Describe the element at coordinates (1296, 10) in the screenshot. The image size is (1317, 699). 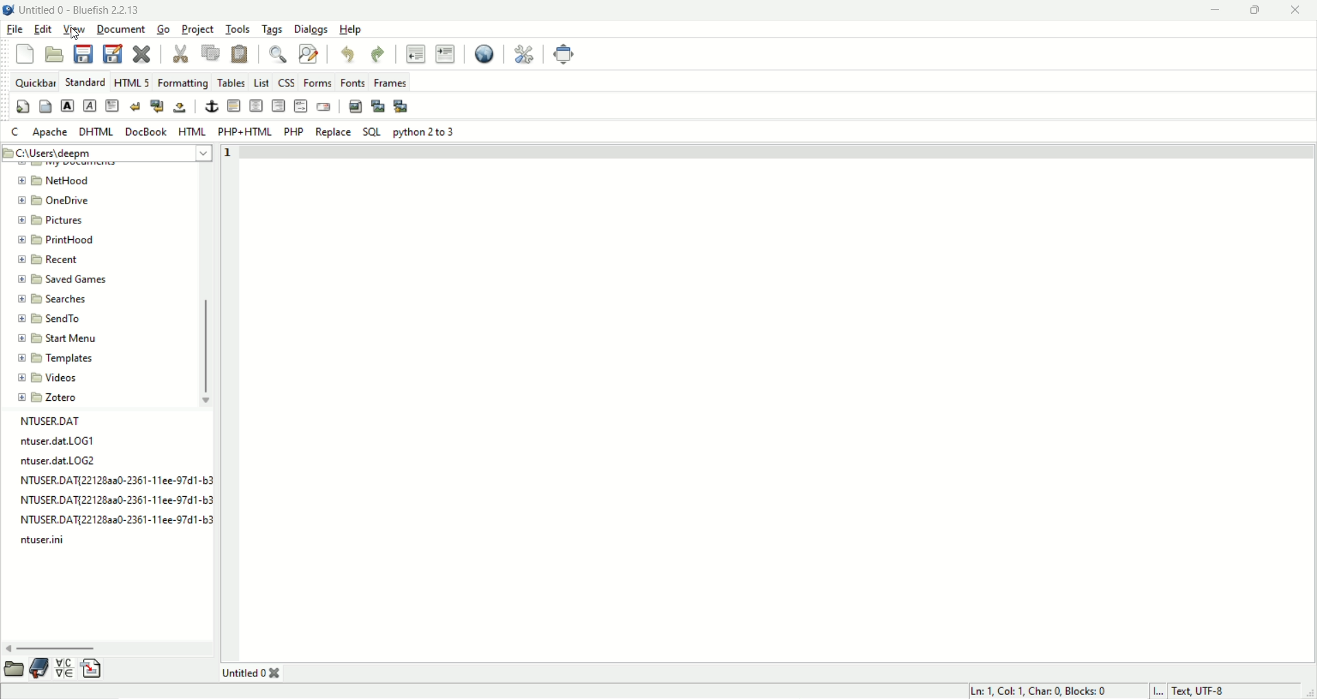
I see `close` at that location.